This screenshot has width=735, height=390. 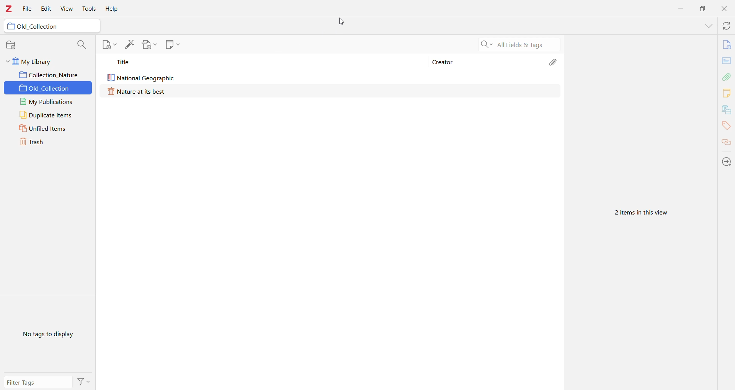 What do you see at coordinates (727, 76) in the screenshot?
I see `Attachments` at bounding box center [727, 76].